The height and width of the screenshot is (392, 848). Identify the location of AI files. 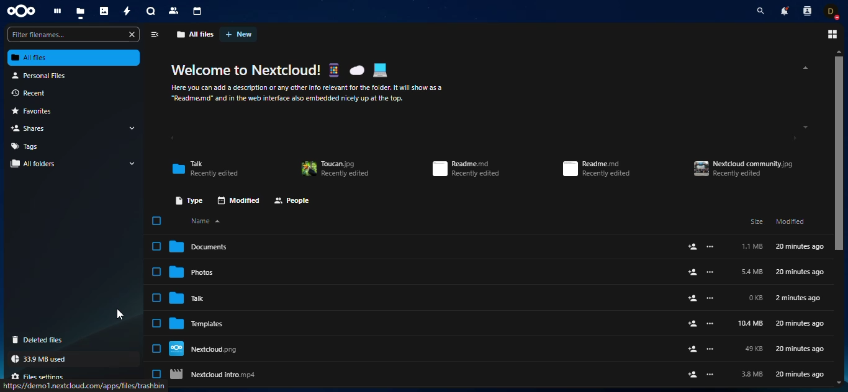
(74, 58).